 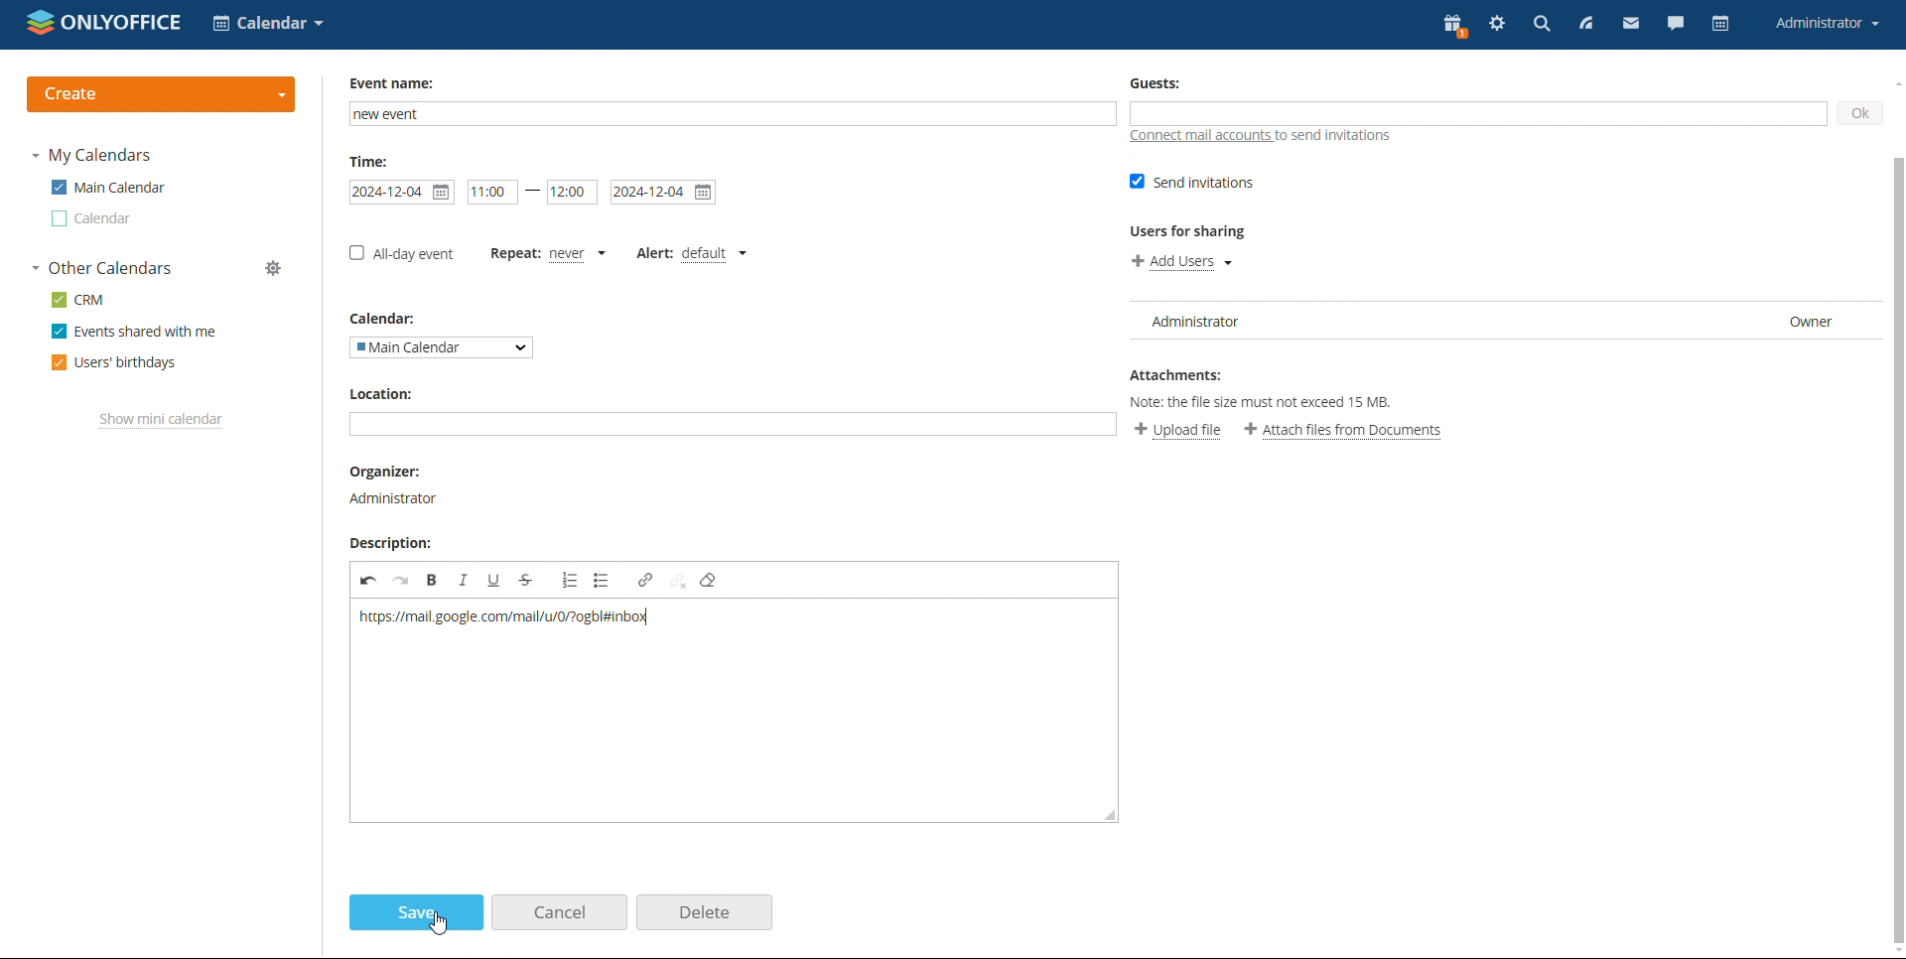 I want to click on scrollbar, so click(x=1908, y=489).